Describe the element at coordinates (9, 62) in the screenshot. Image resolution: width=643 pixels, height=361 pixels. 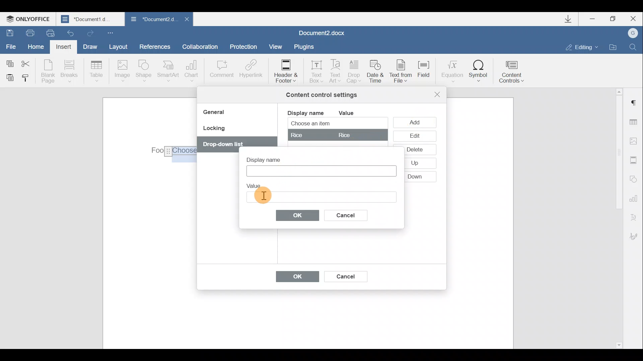
I see `Copy` at that location.